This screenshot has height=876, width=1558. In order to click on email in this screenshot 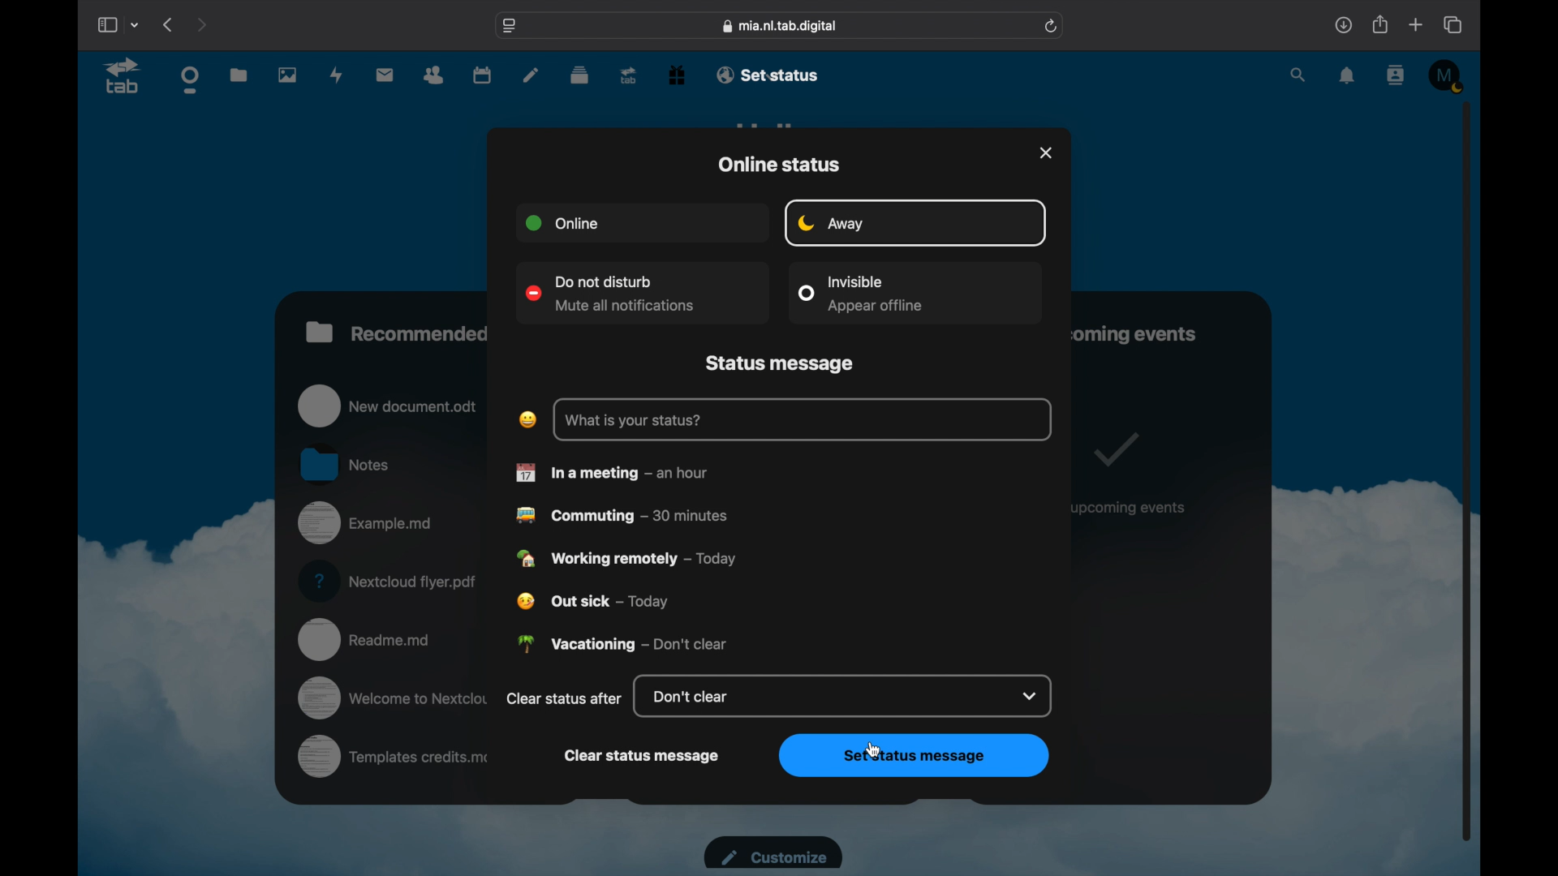, I will do `click(726, 75)`.